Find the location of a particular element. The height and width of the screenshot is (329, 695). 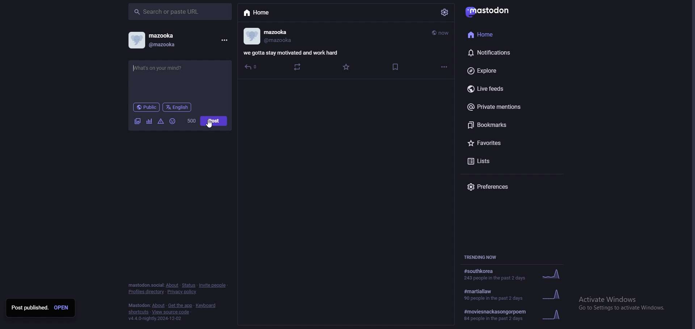

@mazooka is located at coordinates (174, 46).